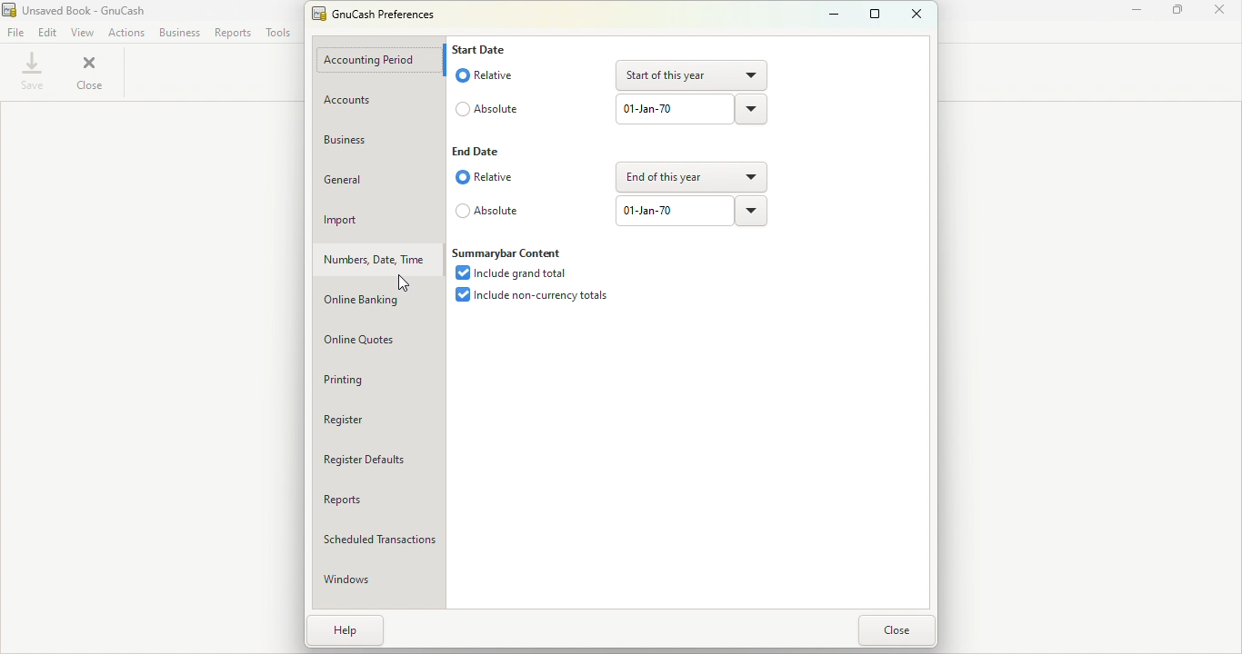 This screenshot has width=1242, height=654. What do you see at coordinates (380, 175) in the screenshot?
I see `General` at bounding box center [380, 175].